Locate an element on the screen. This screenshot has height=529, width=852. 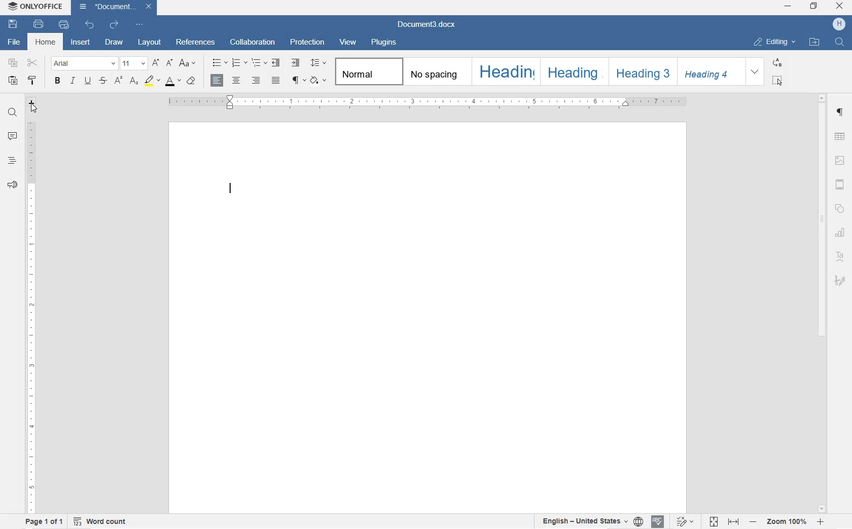
FONT NAME is located at coordinates (85, 64).